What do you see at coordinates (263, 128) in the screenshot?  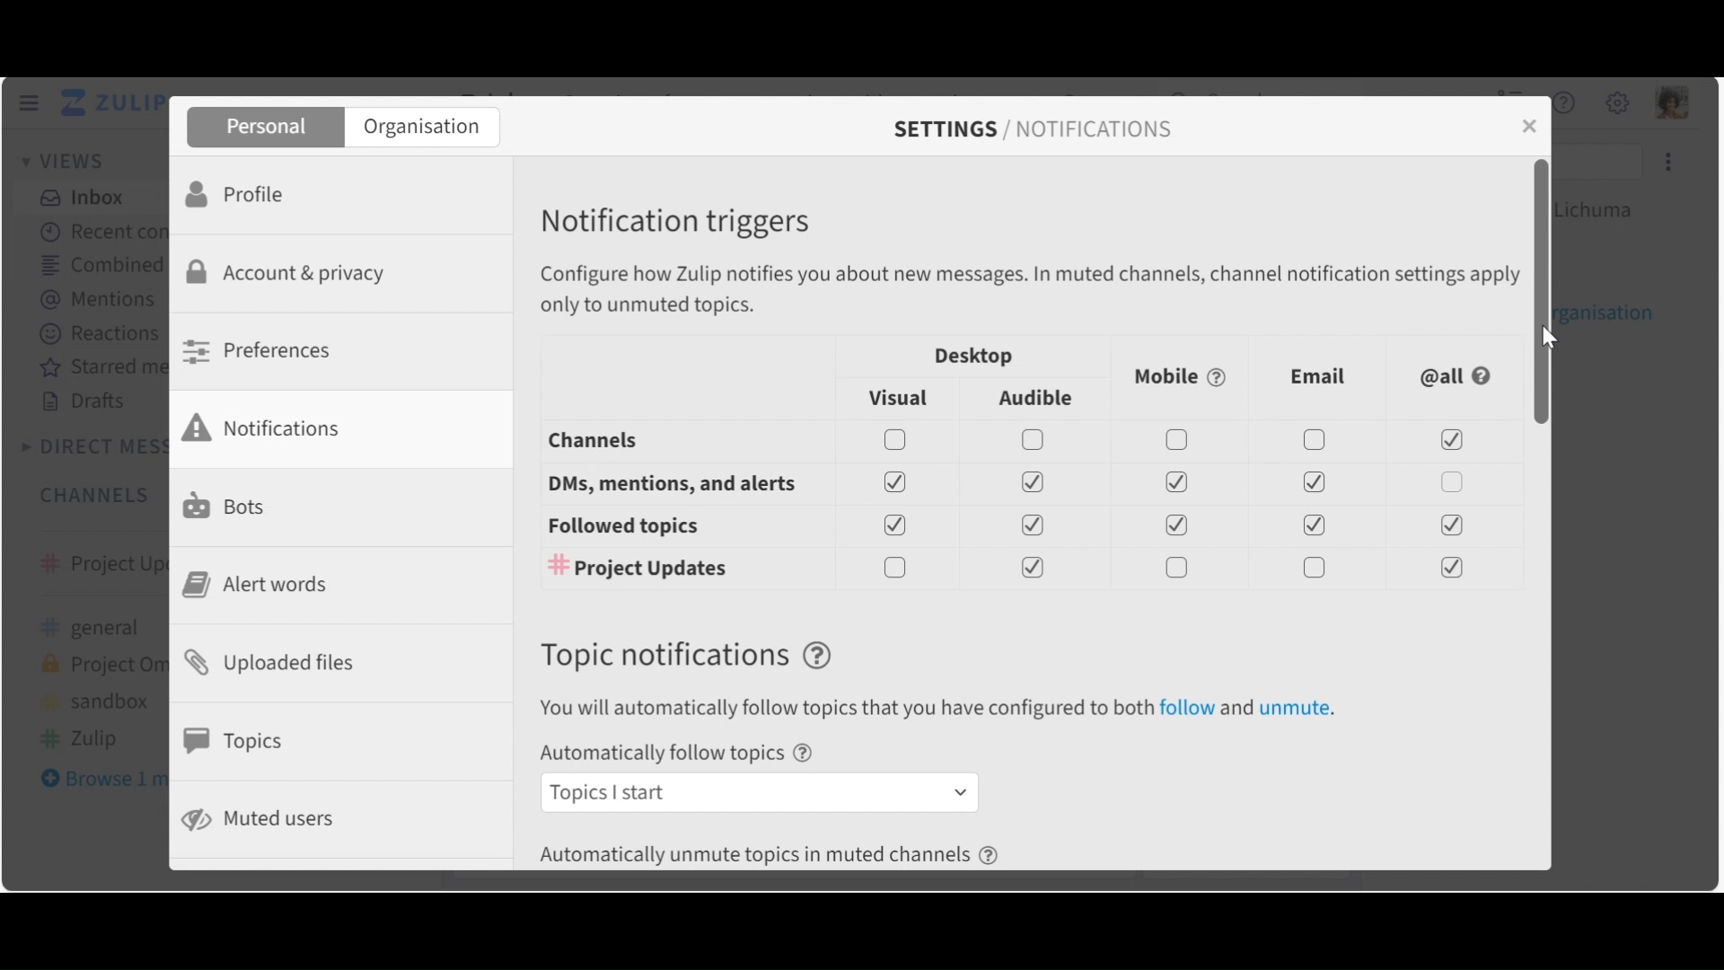 I see `Personal` at bounding box center [263, 128].